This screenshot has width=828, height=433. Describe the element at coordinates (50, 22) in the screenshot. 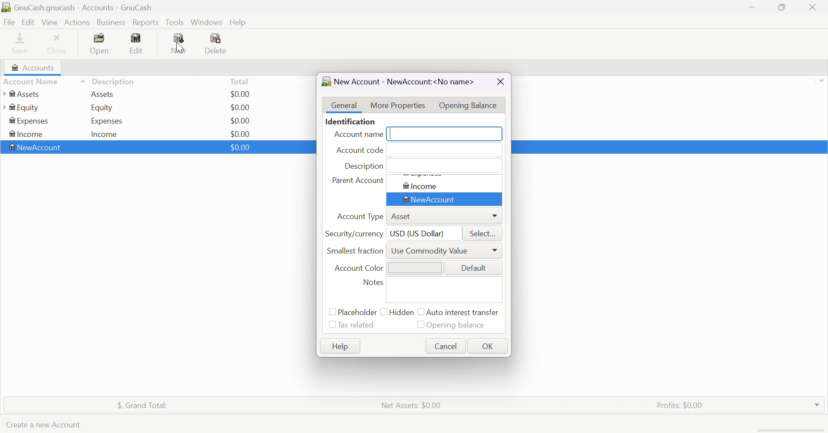

I see `View` at that location.